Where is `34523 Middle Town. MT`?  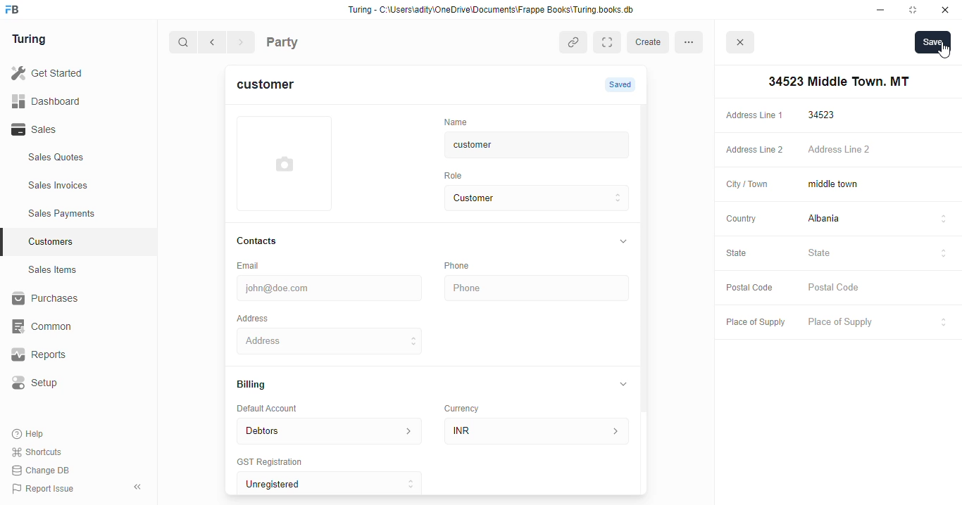 34523 Middle Town. MT is located at coordinates (332, 340).